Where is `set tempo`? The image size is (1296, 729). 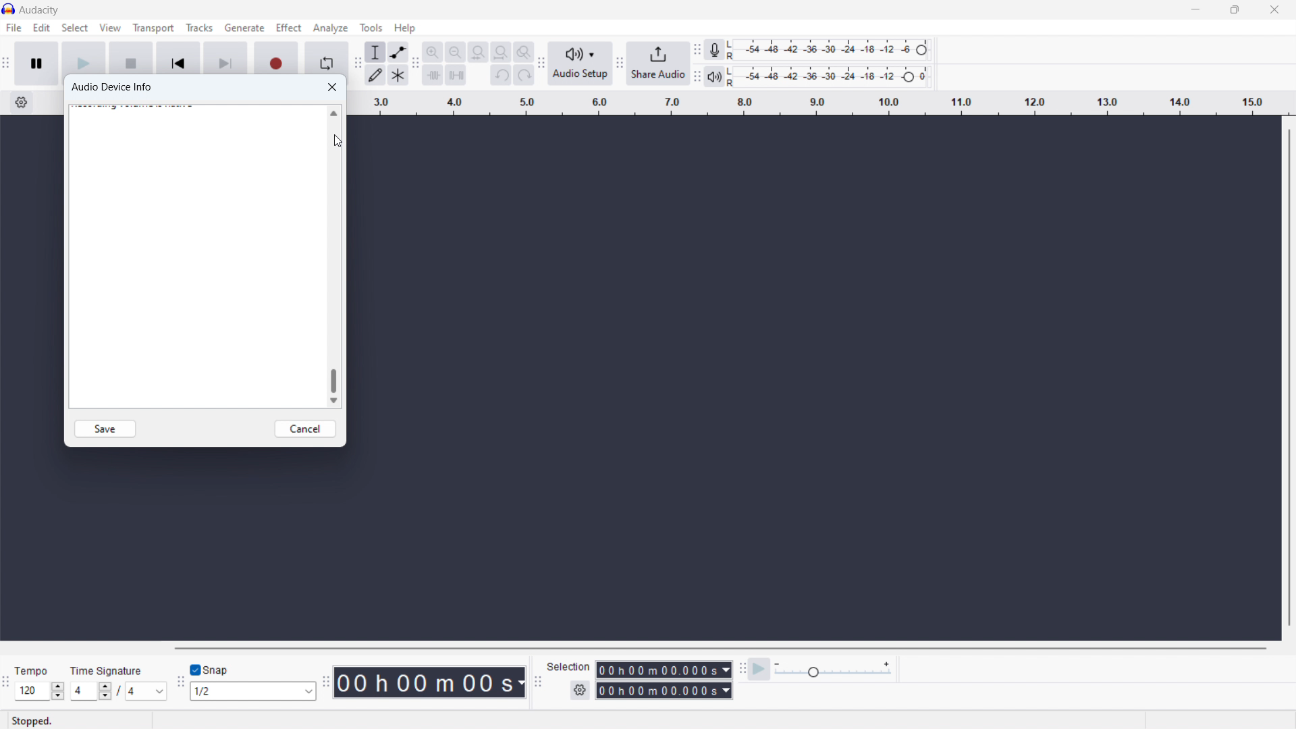 set tempo is located at coordinates (40, 692).